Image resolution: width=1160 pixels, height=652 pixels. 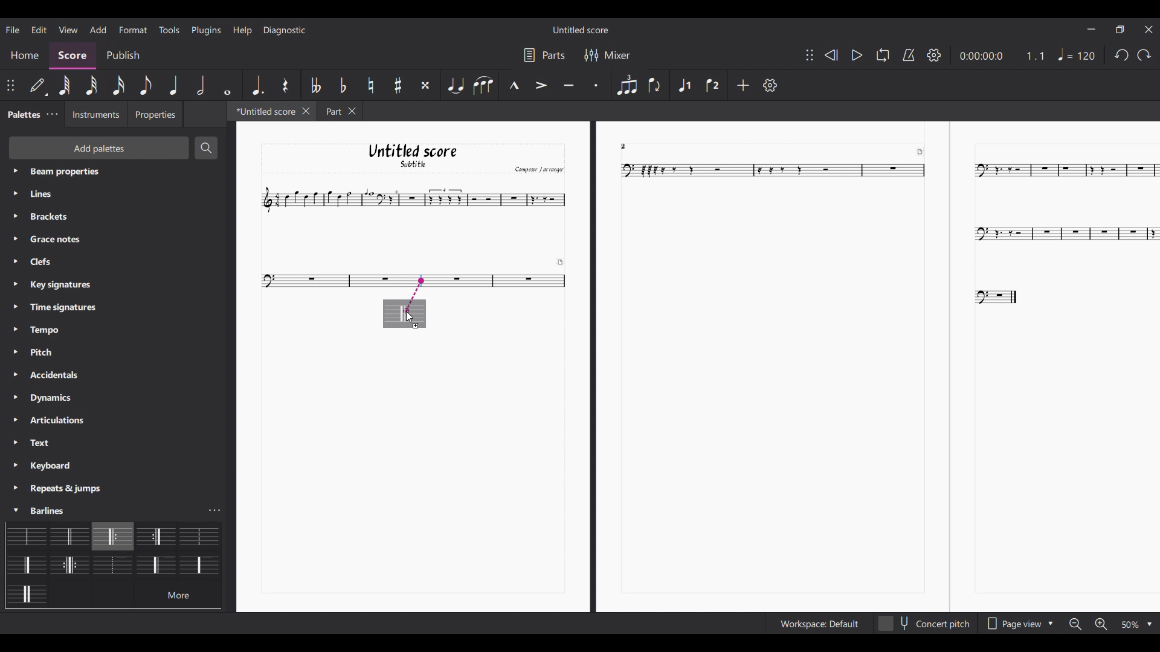 What do you see at coordinates (25, 594) in the screenshot?
I see `Barline options` at bounding box center [25, 594].